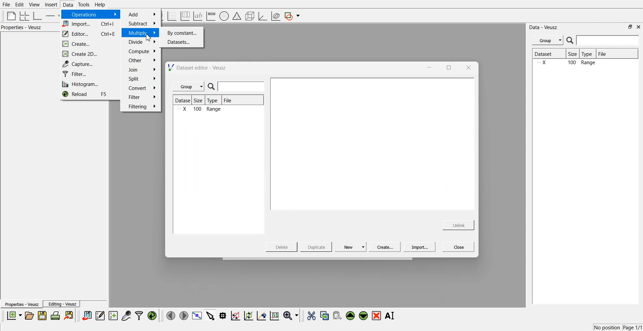 The width and height of the screenshot is (643, 331). What do you see at coordinates (100, 316) in the screenshot?
I see `edit and enter data points` at bounding box center [100, 316].